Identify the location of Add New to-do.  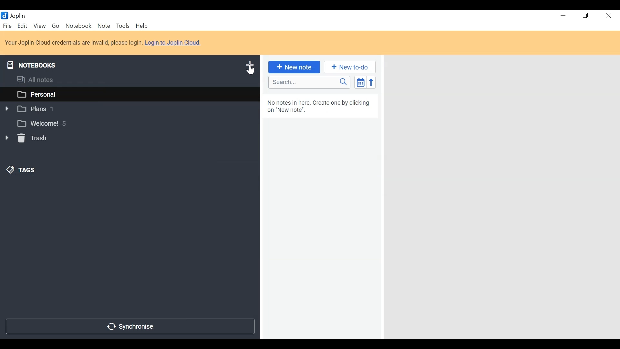
(350, 67).